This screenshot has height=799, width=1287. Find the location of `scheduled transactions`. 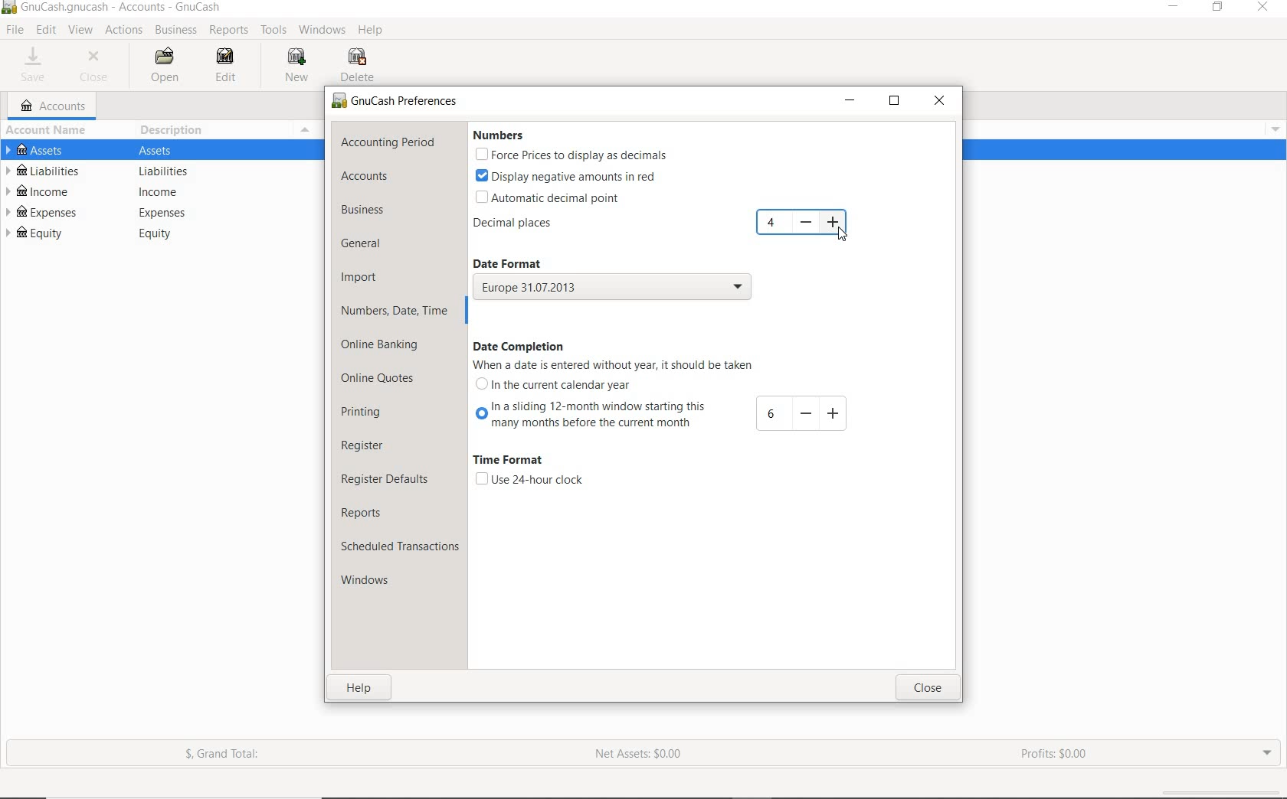

scheduled transactions is located at coordinates (399, 546).